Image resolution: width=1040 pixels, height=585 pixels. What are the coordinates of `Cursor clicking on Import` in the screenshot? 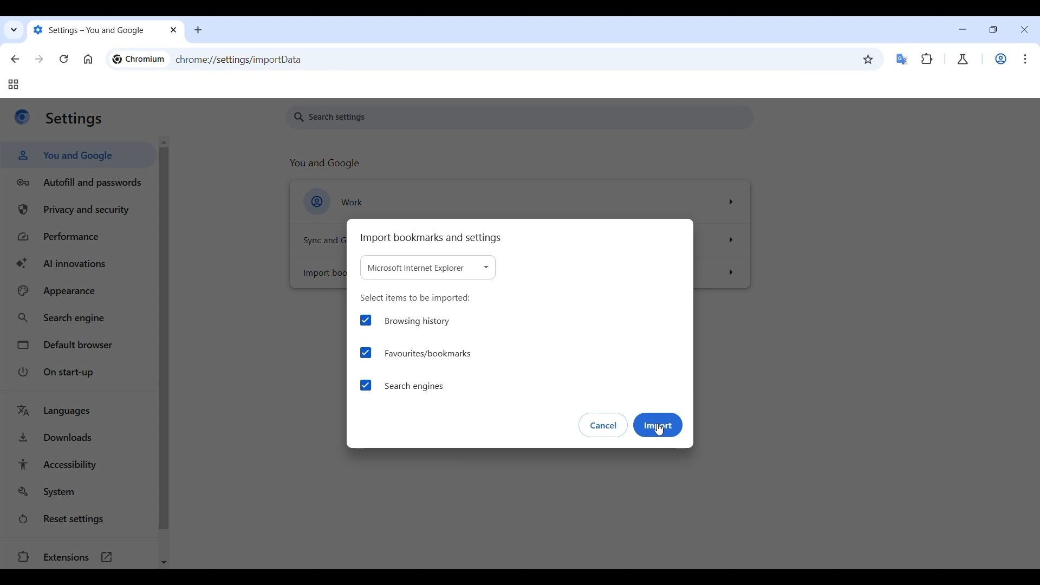 It's located at (659, 430).